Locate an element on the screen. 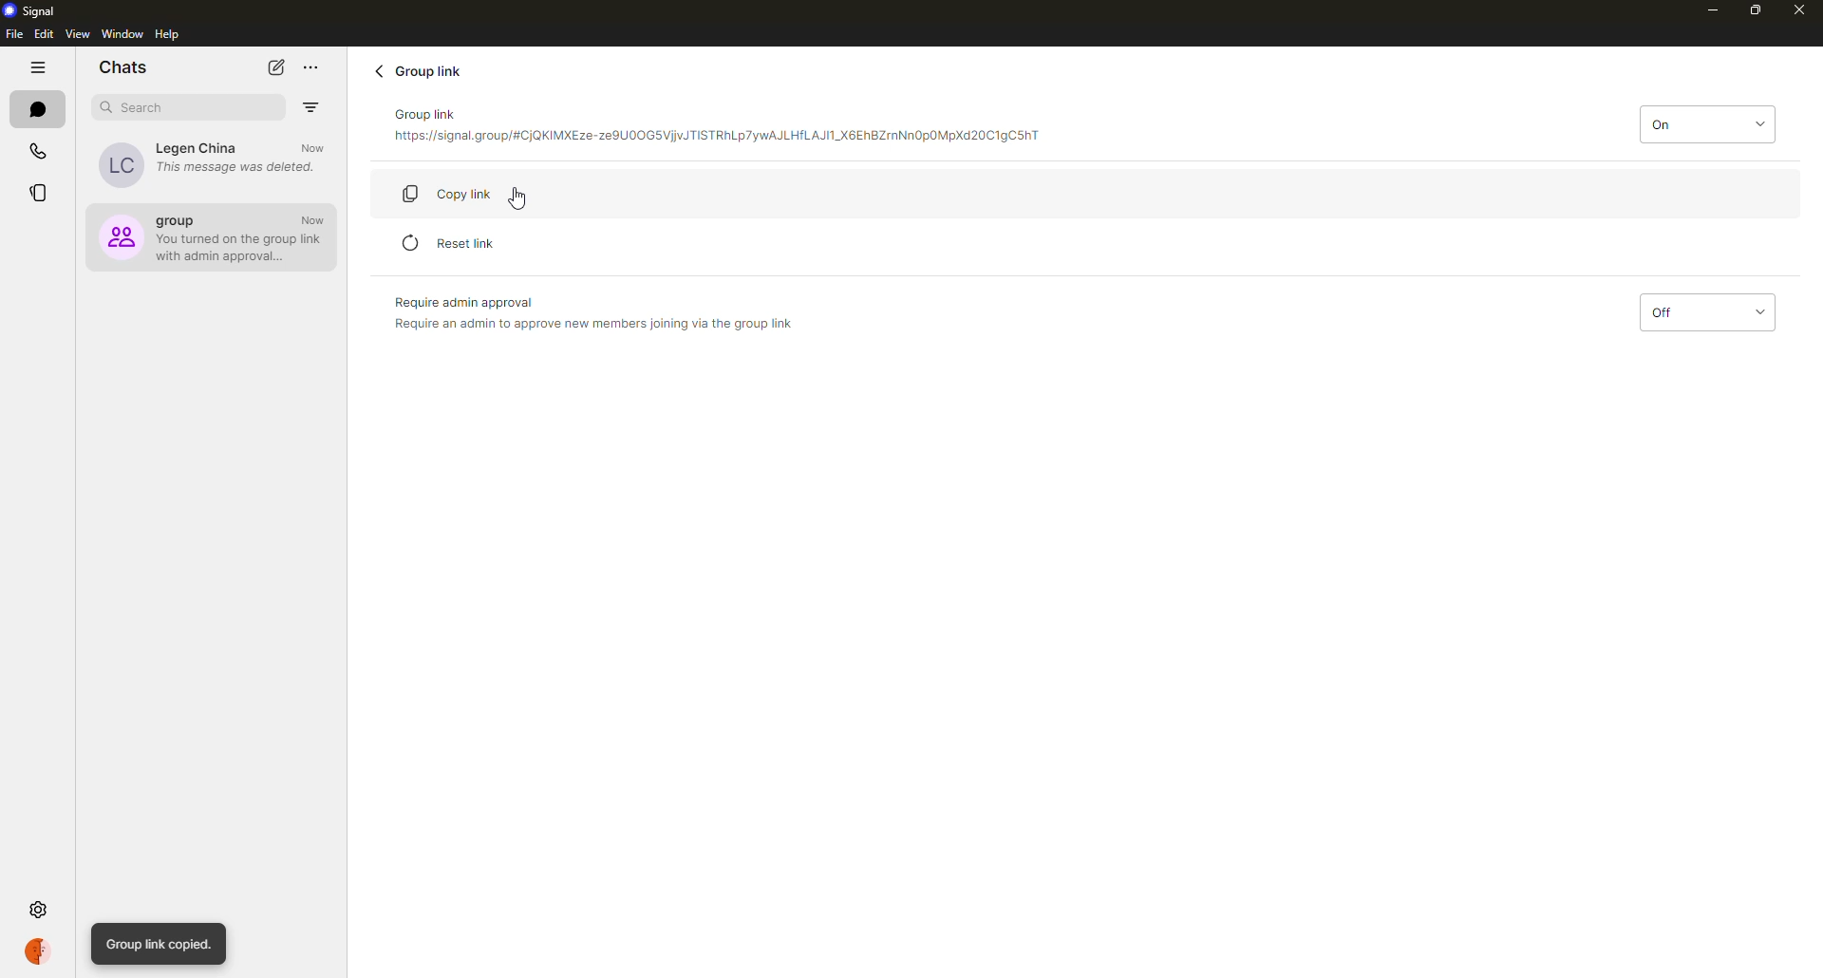 The height and width of the screenshot is (978, 1823). cursor is located at coordinates (521, 202).